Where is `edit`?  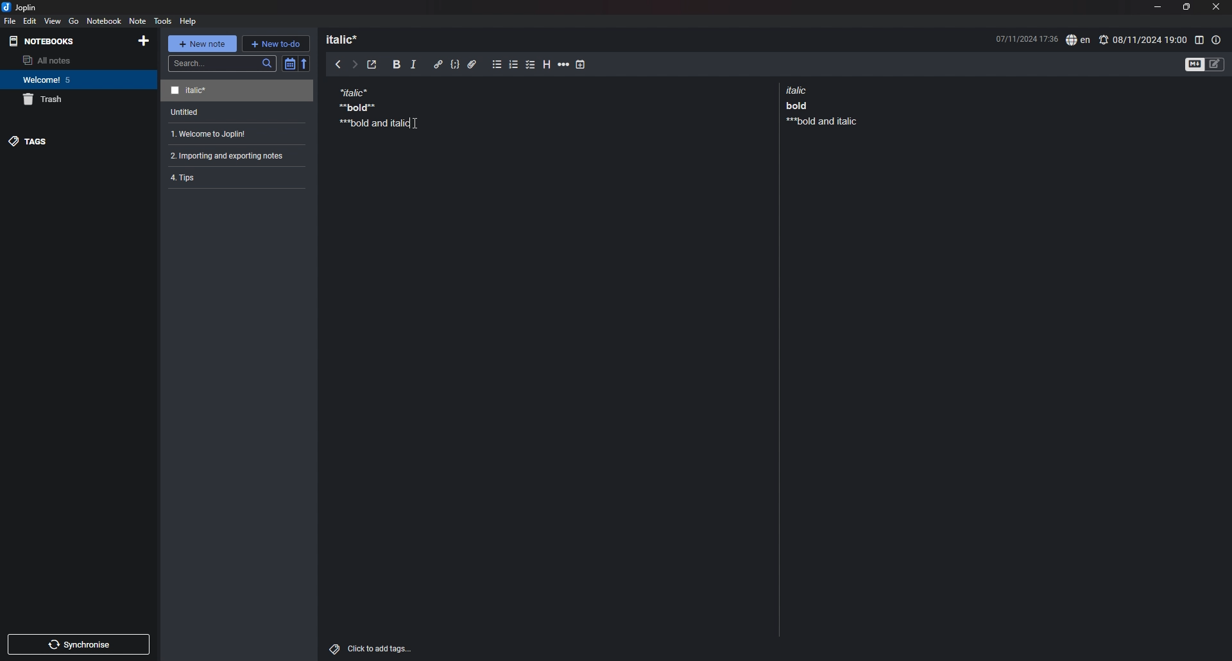 edit is located at coordinates (30, 21).